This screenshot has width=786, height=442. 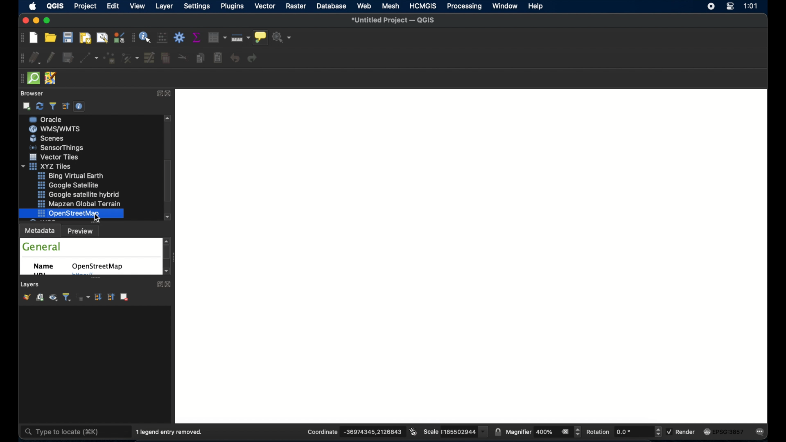 I want to click on xyz tiles, so click(x=75, y=194).